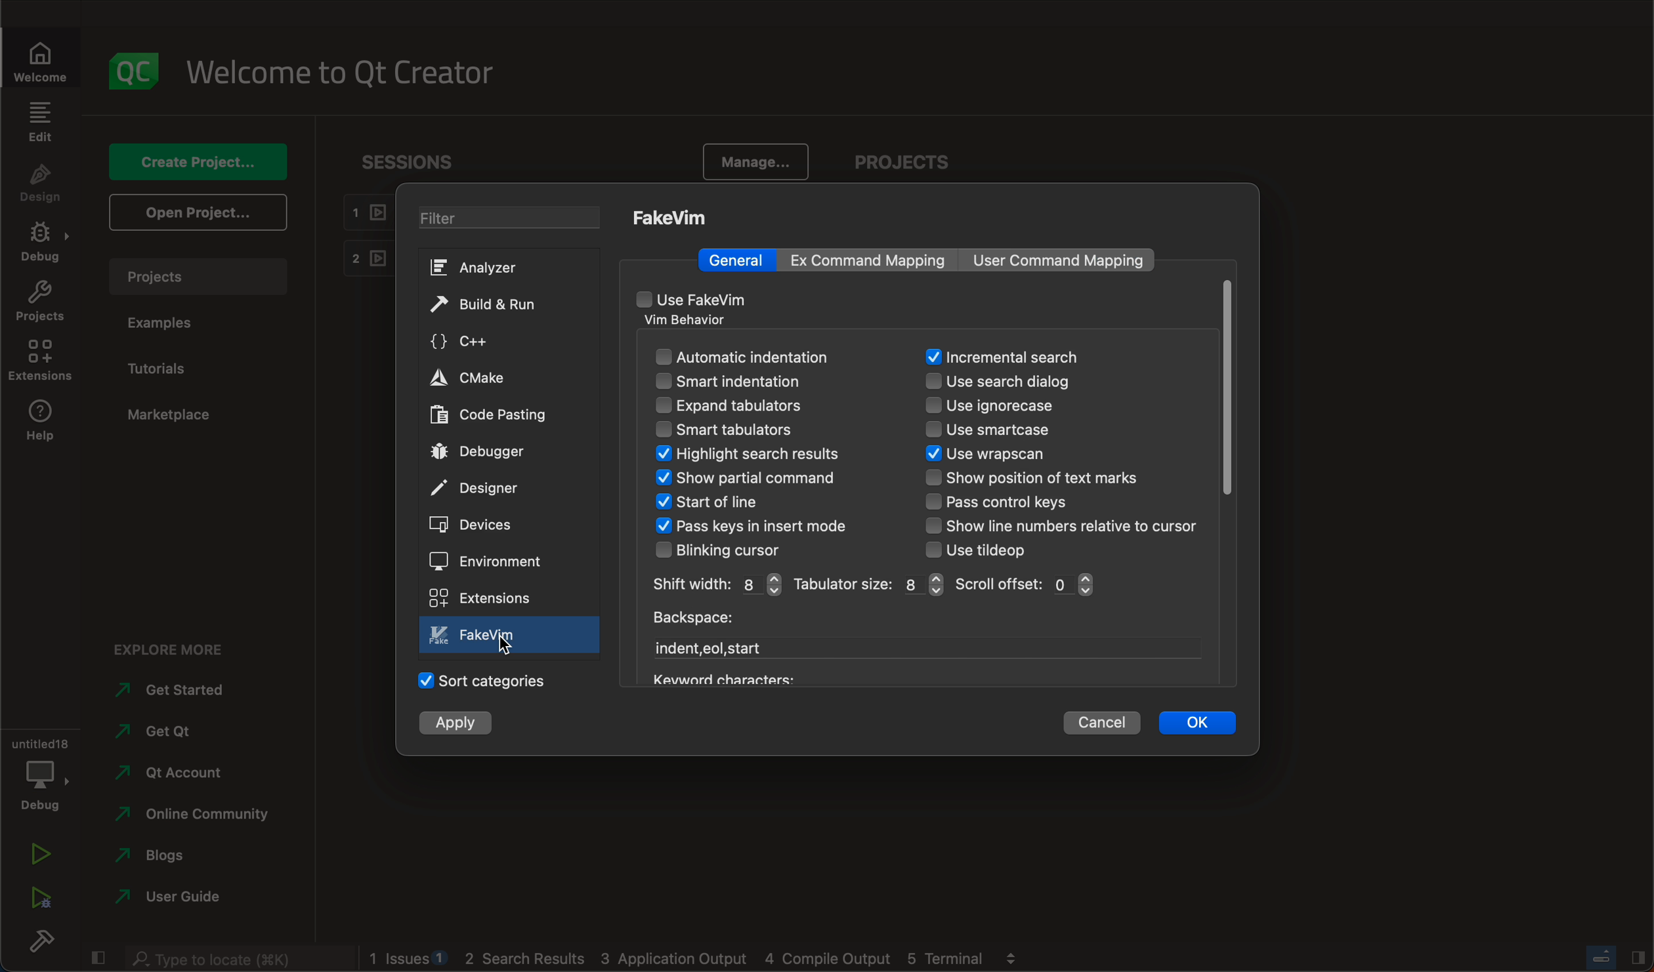 Image resolution: width=1654 pixels, height=972 pixels. Describe the element at coordinates (1036, 480) in the screenshot. I see `text marks` at that location.